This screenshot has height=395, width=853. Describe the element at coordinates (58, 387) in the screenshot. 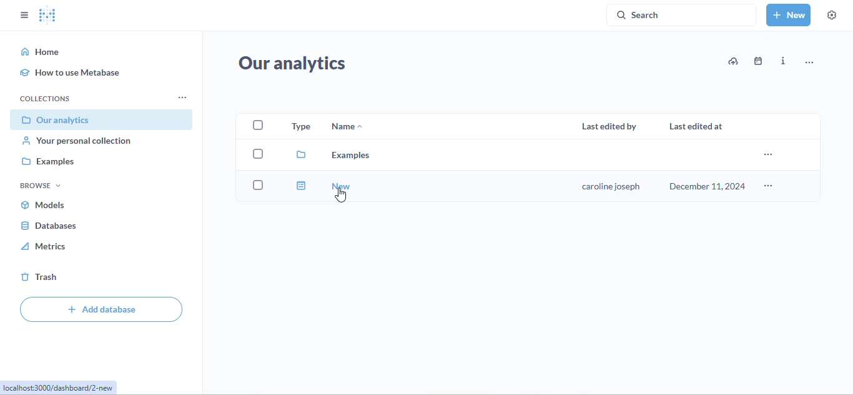

I see `link` at that location.